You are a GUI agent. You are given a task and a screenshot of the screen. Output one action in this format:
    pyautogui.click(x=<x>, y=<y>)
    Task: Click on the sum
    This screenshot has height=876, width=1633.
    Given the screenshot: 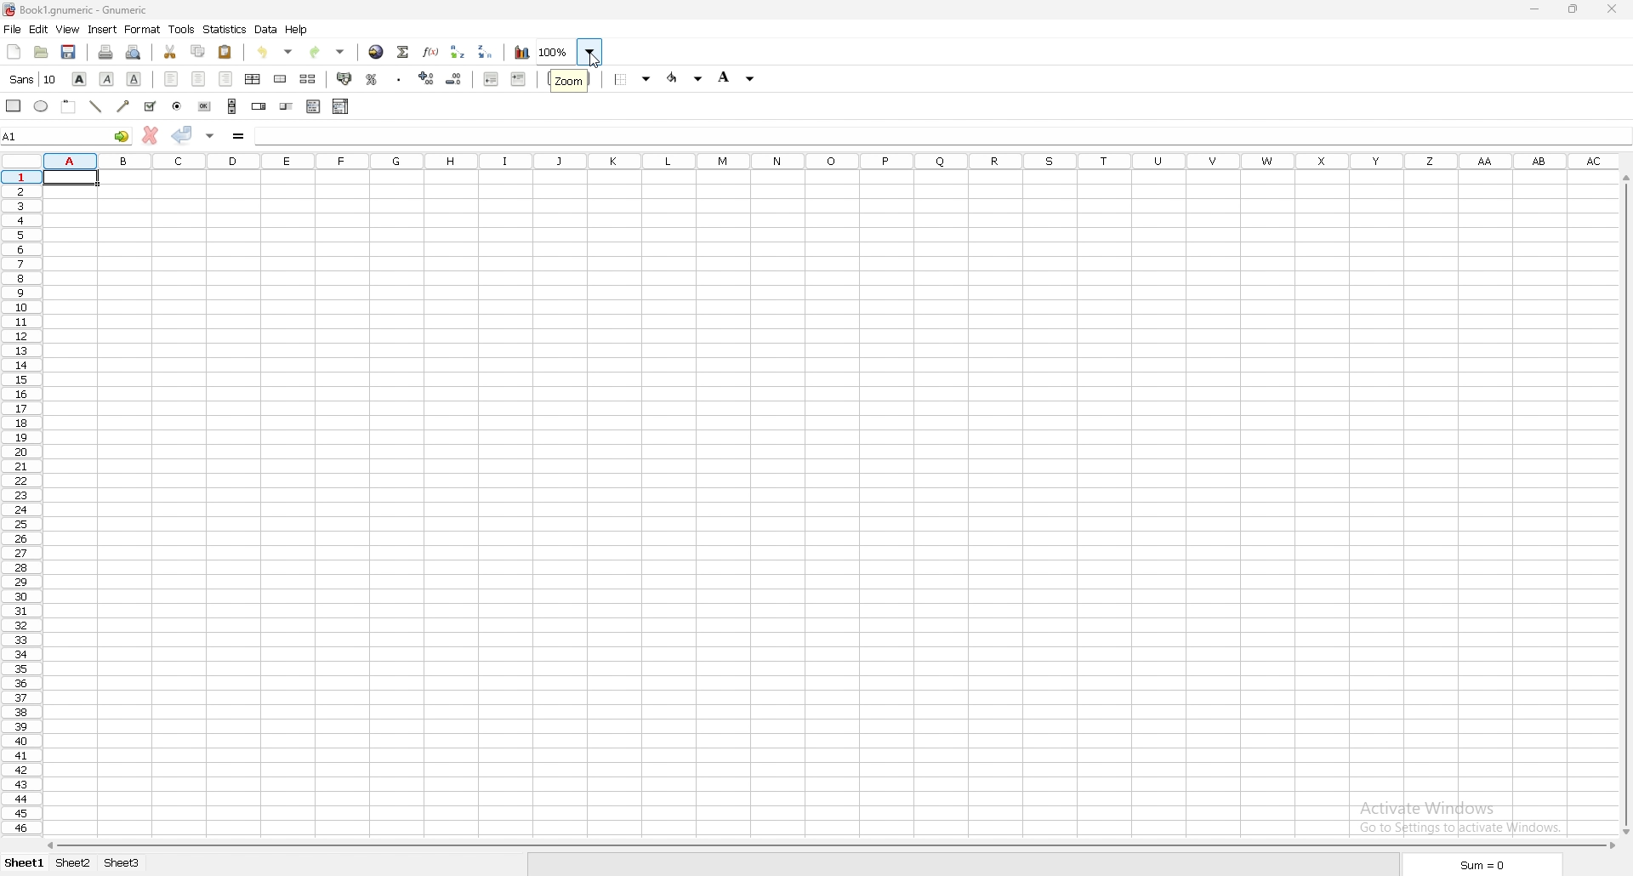 What is the action you would take?
    pyautogui.click(x=1480, y=865)
    